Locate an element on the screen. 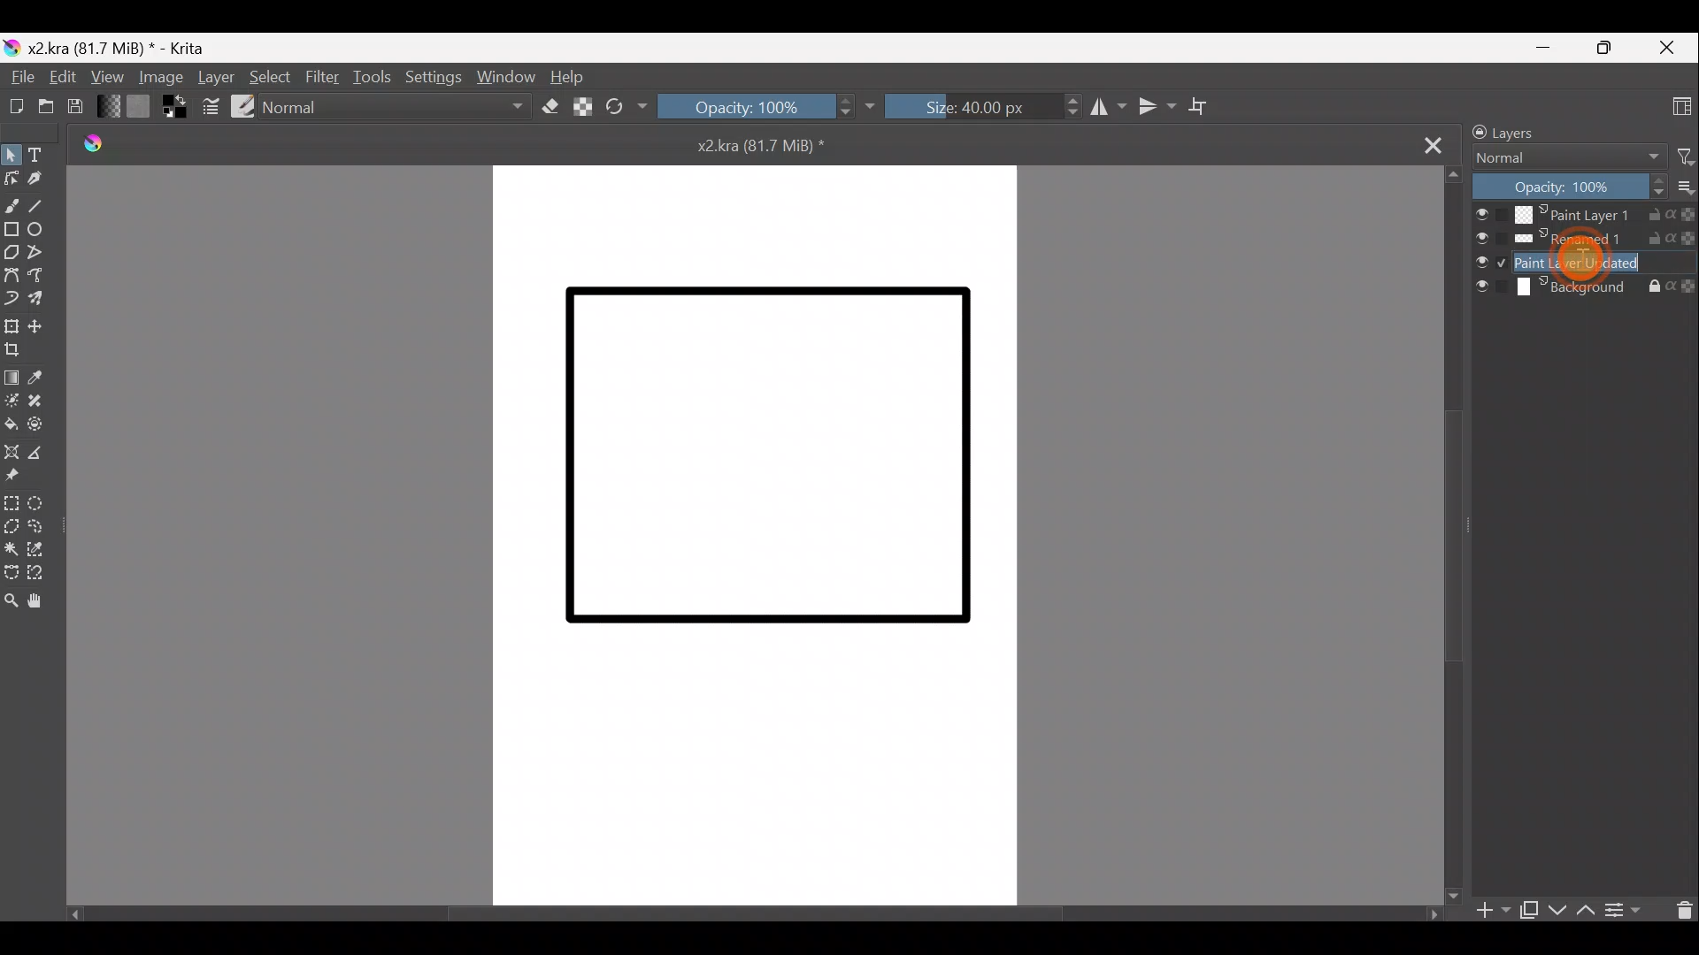 The width and height of the screenshot is (1699, 955). Rectangular selection tool is located at coordinates (12, 503).